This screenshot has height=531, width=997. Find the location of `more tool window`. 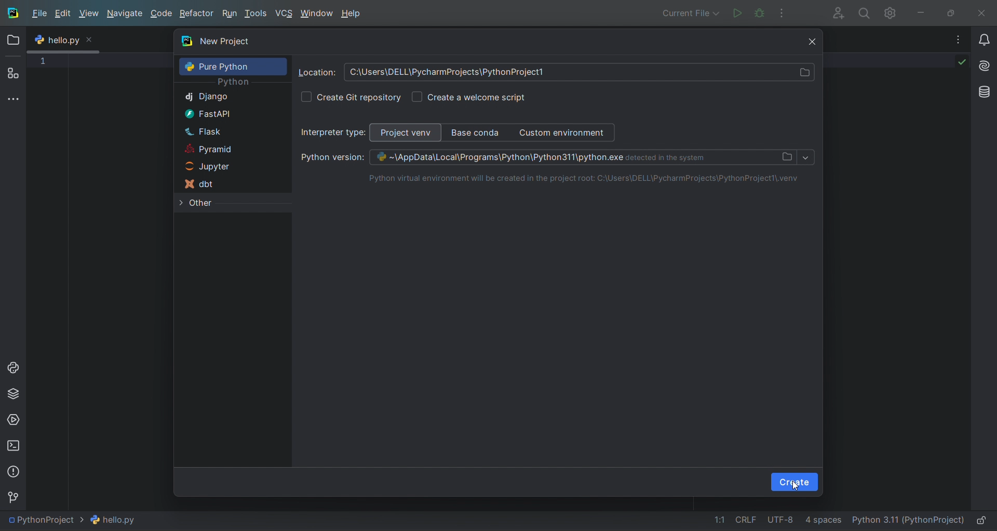

more tool window is located at coordinates (13, 99).